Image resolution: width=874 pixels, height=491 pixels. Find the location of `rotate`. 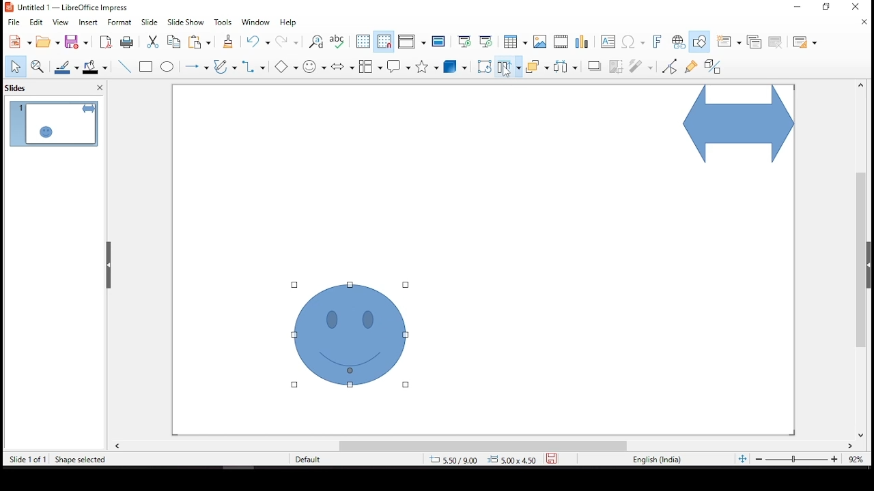

rotate is located at coordinates (484, 66).